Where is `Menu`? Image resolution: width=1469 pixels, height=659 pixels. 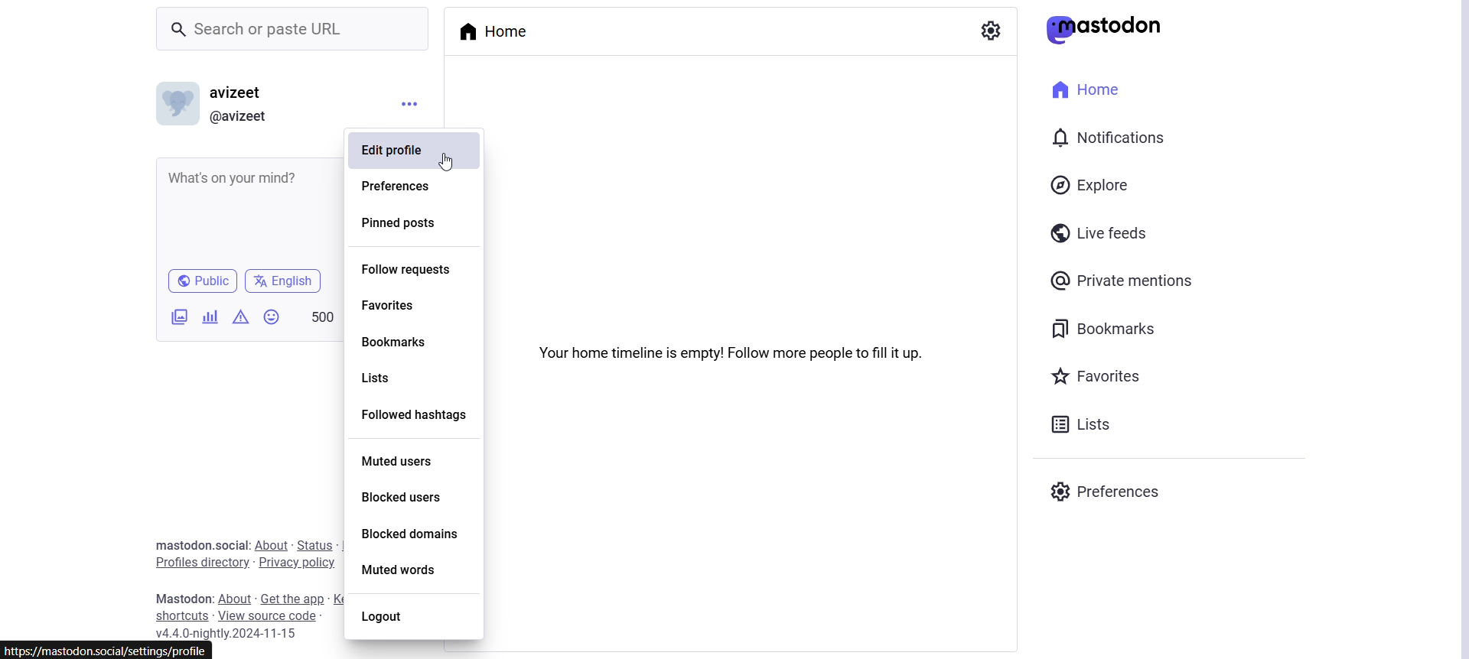 Menu is located at coordinates (411, 105).